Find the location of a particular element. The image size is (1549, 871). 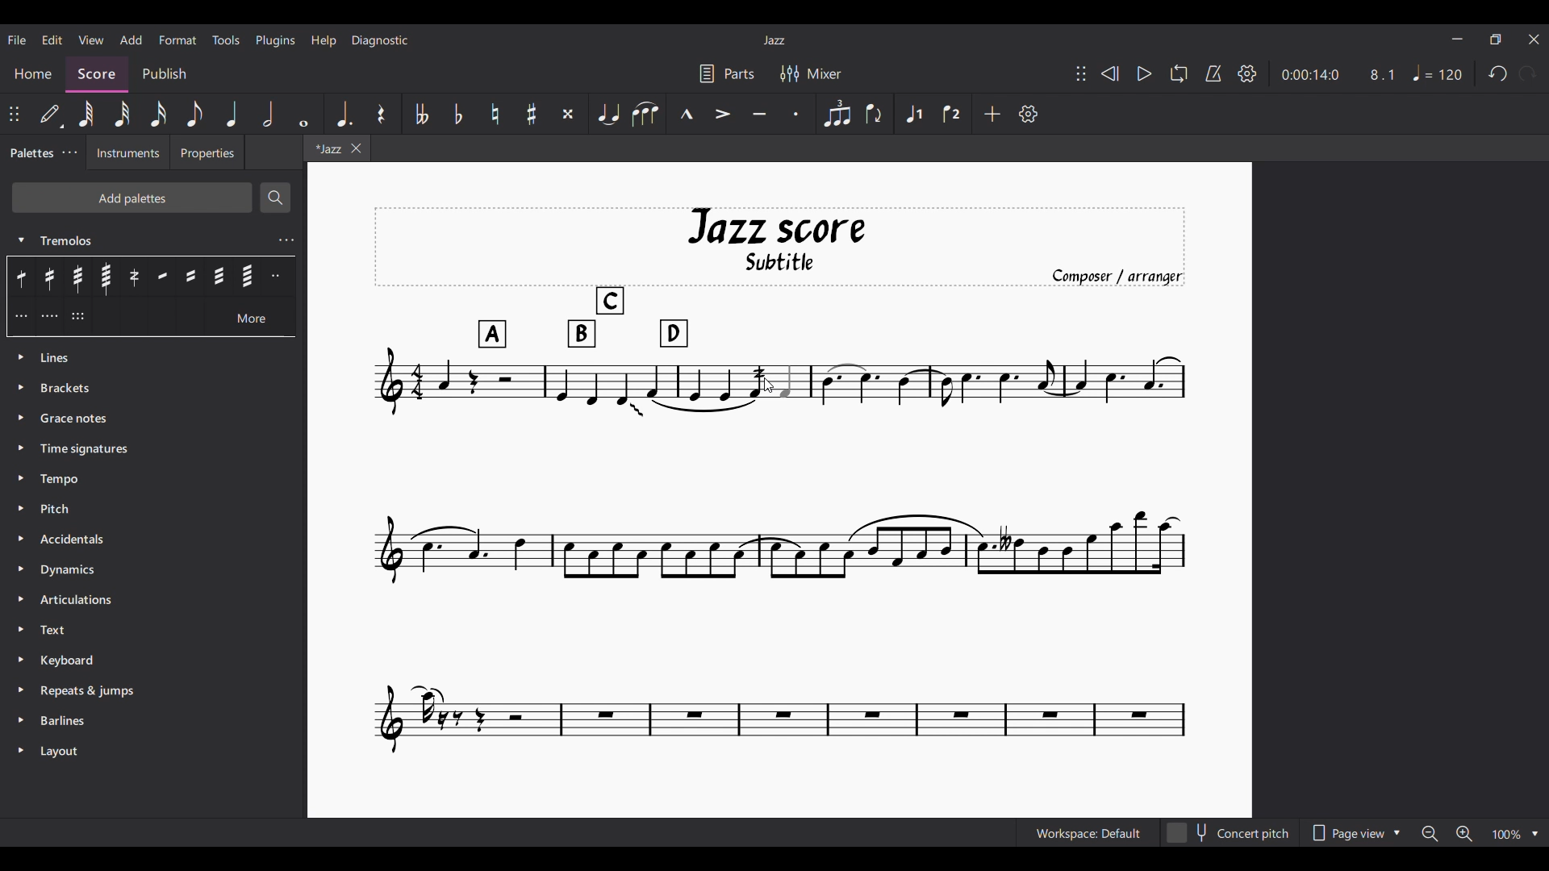

Tremolos settings is located at coordinates (286, 240).